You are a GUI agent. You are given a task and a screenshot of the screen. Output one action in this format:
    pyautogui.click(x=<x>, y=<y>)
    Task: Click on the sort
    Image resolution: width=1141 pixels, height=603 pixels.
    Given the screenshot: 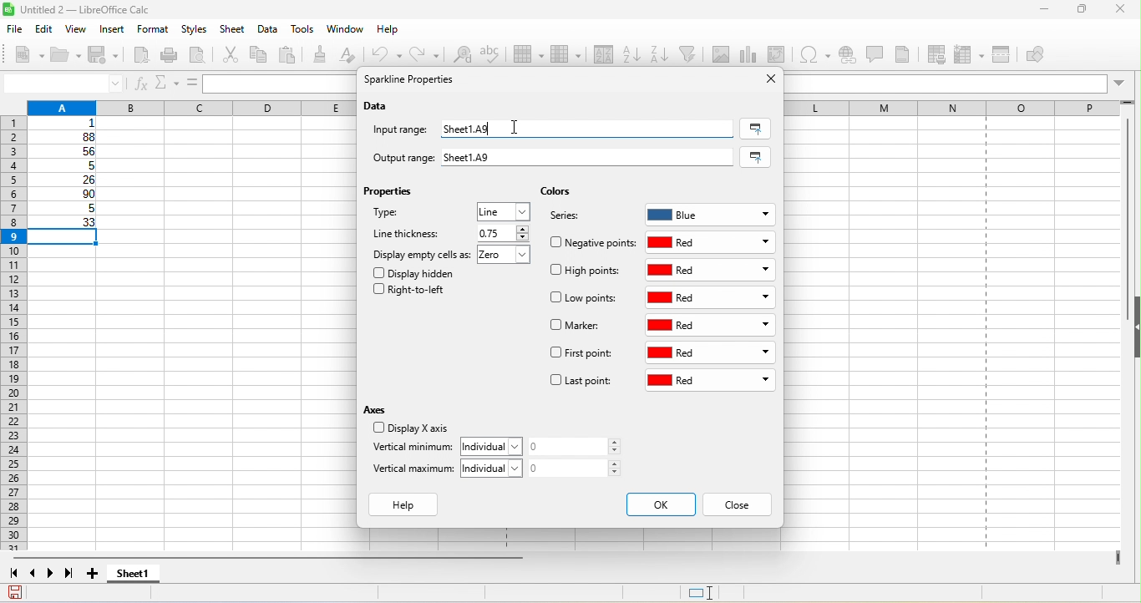 What is the action you would take?
    pyautogui.click(x=605, y=54)
    